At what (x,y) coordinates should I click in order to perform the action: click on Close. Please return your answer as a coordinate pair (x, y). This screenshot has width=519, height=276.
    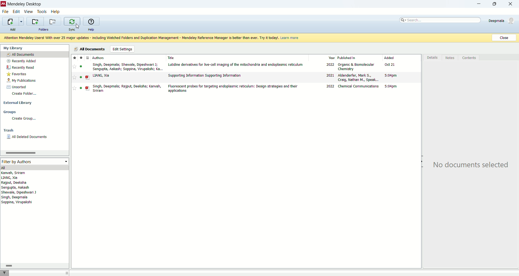
    Looking at the image, I should click on (504, 38).